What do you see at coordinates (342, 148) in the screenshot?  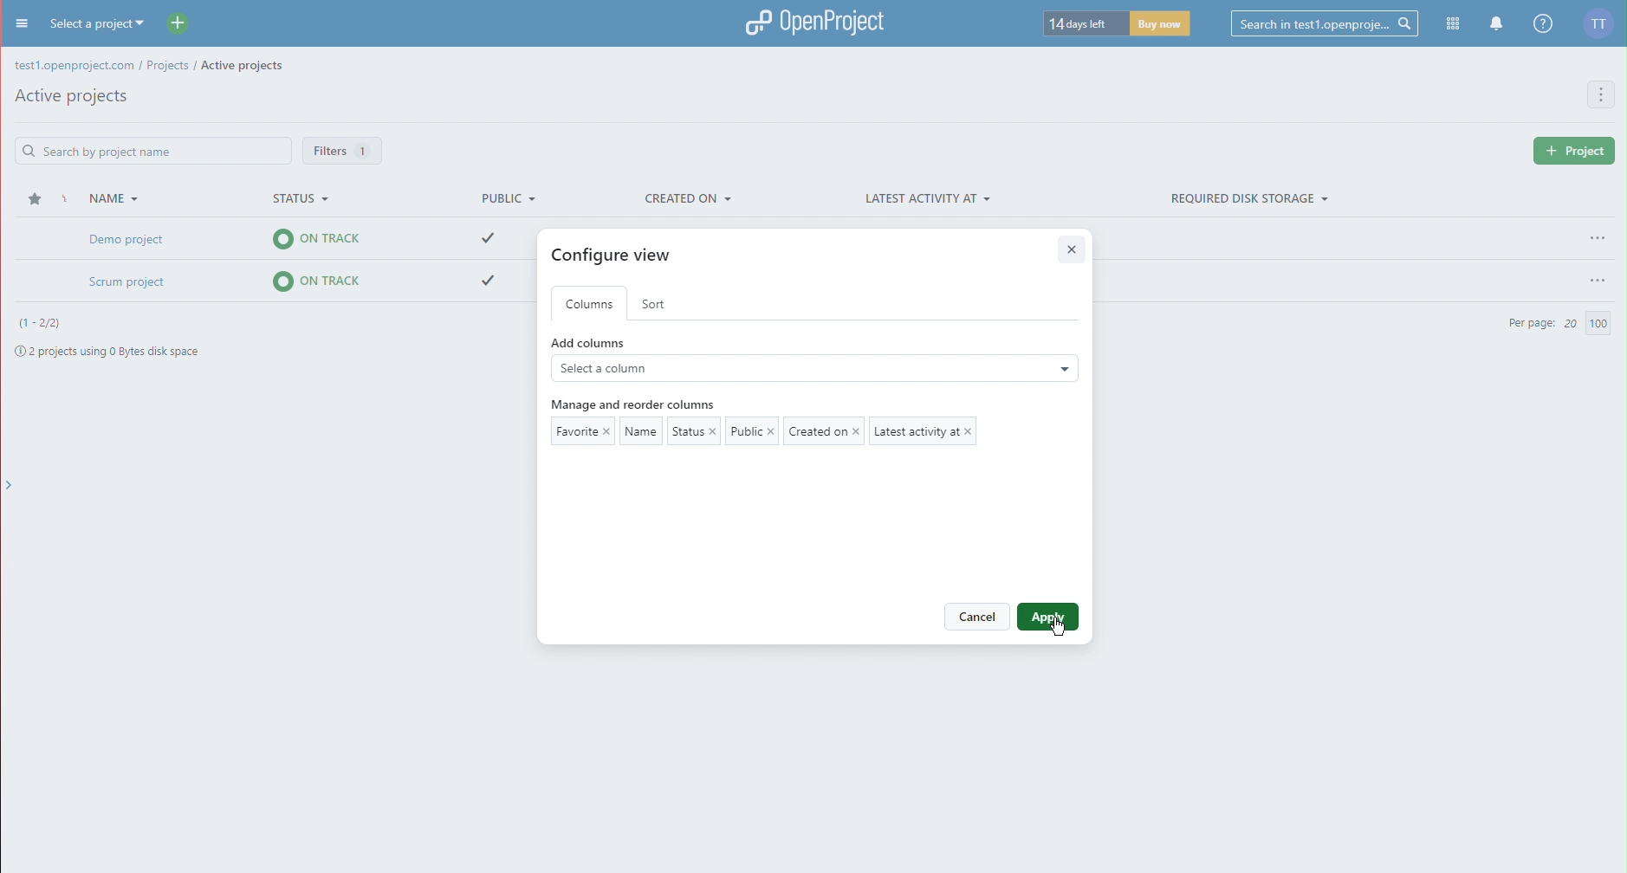 I see `Filters` at bounding box center [342, 148].